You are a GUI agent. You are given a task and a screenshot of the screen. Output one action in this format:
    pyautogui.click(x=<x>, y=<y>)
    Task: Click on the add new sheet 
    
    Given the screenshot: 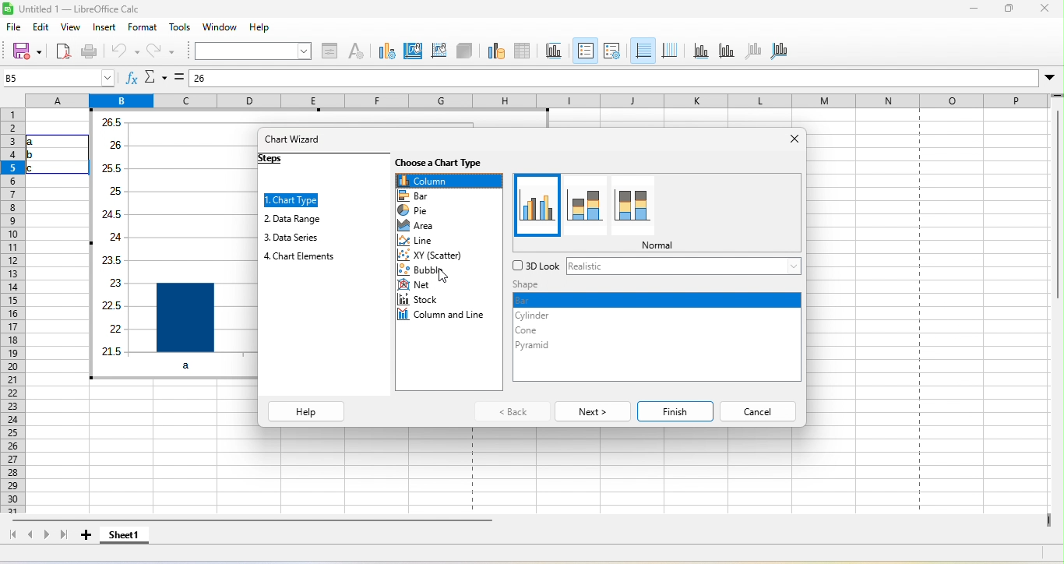 What is the action you would take?
    pyautogui.click(x=86, y=539)
    